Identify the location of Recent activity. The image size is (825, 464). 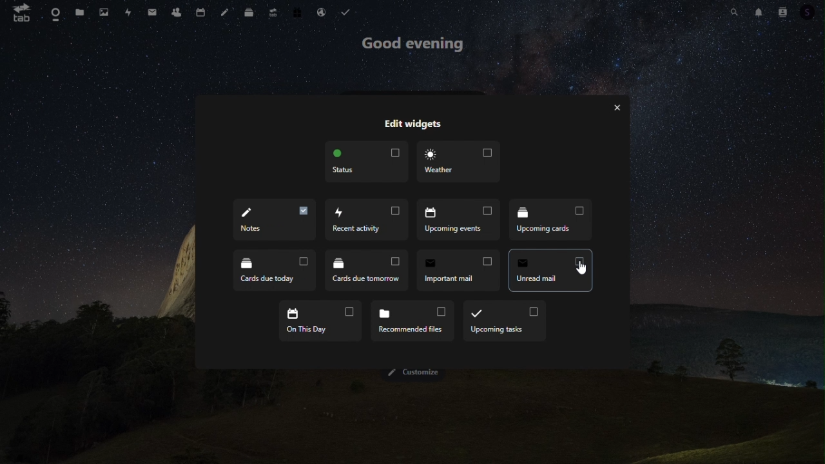
(277, 219).